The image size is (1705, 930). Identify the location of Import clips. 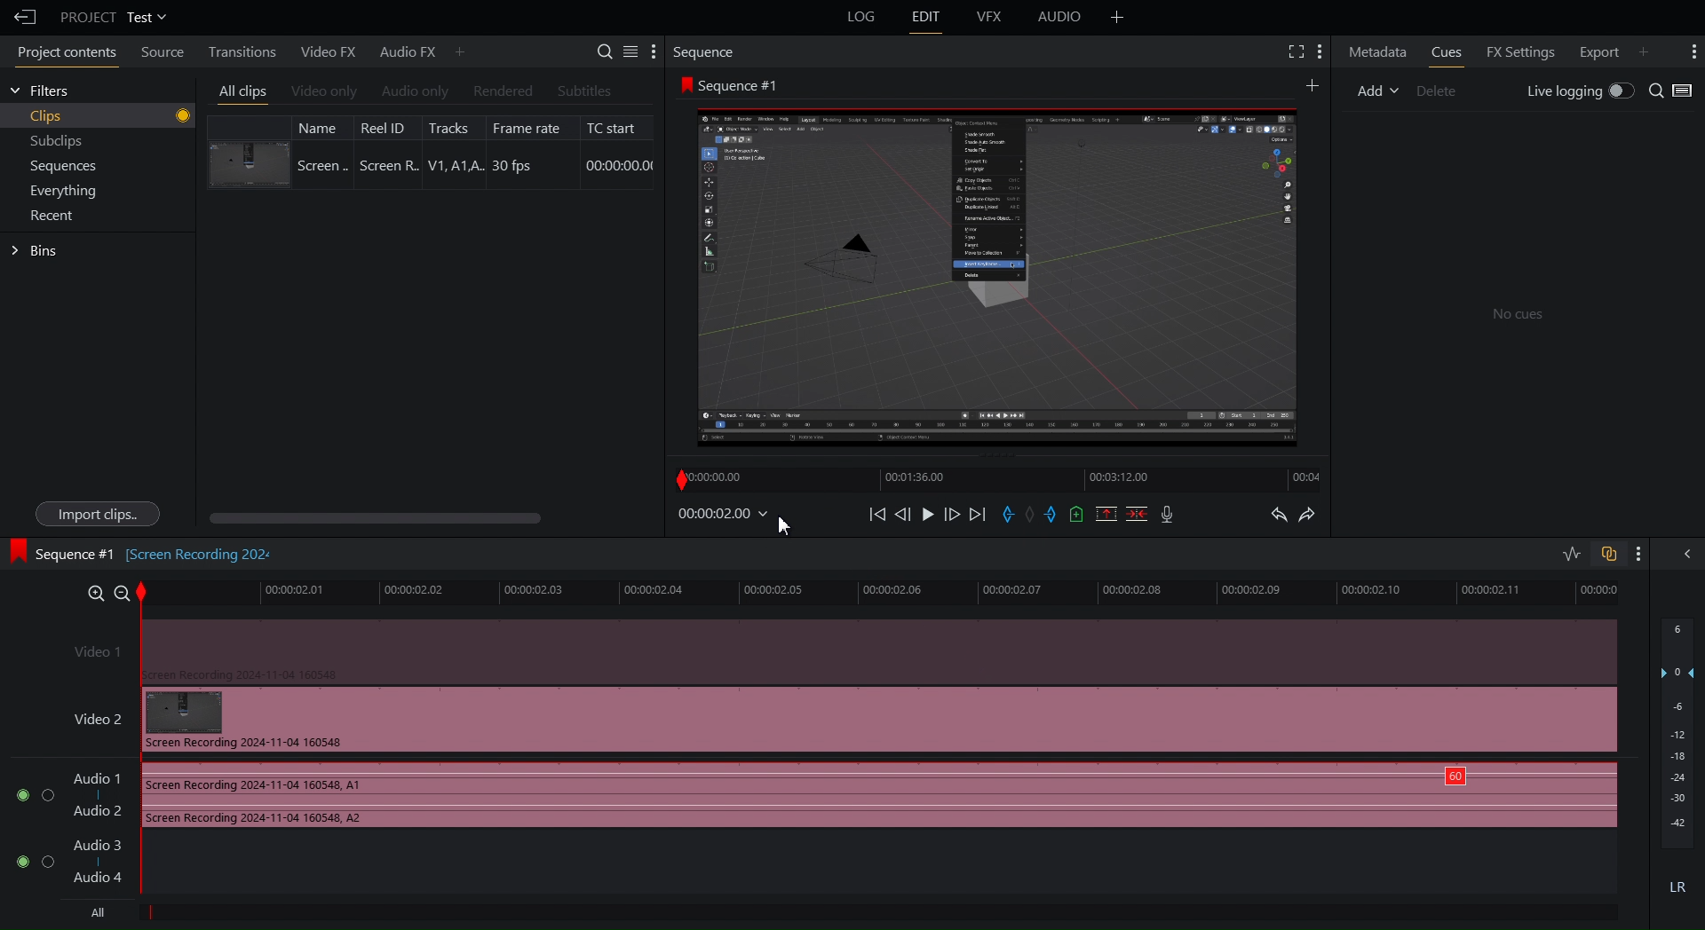
(96, 514).